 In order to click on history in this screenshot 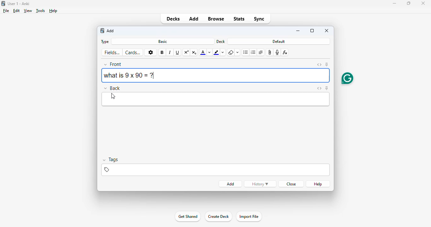, I will do `click(260, 184)`.